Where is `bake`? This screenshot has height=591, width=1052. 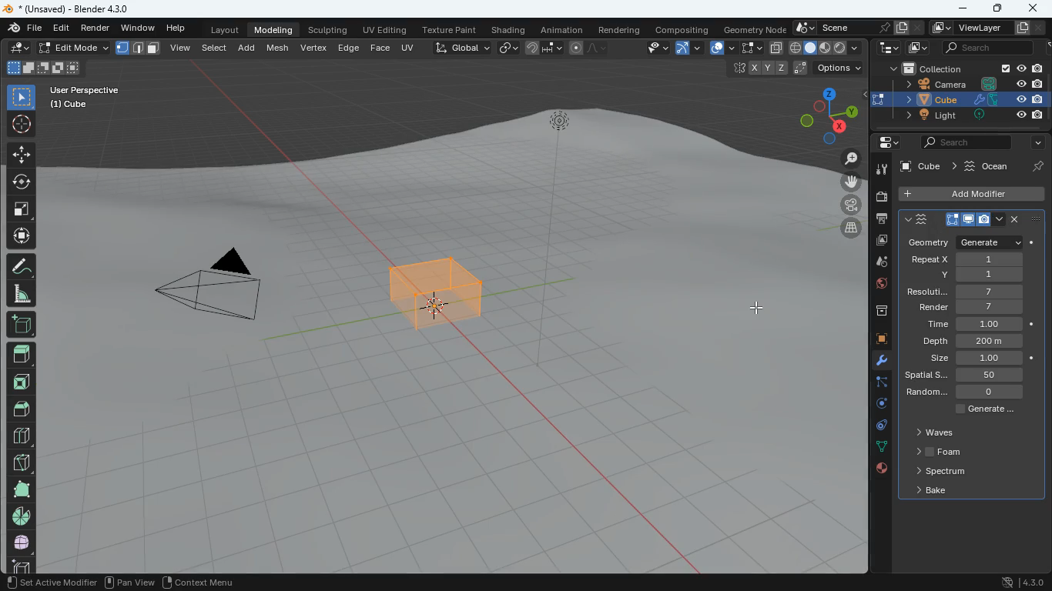 bake is located at coordinates (937, 492).